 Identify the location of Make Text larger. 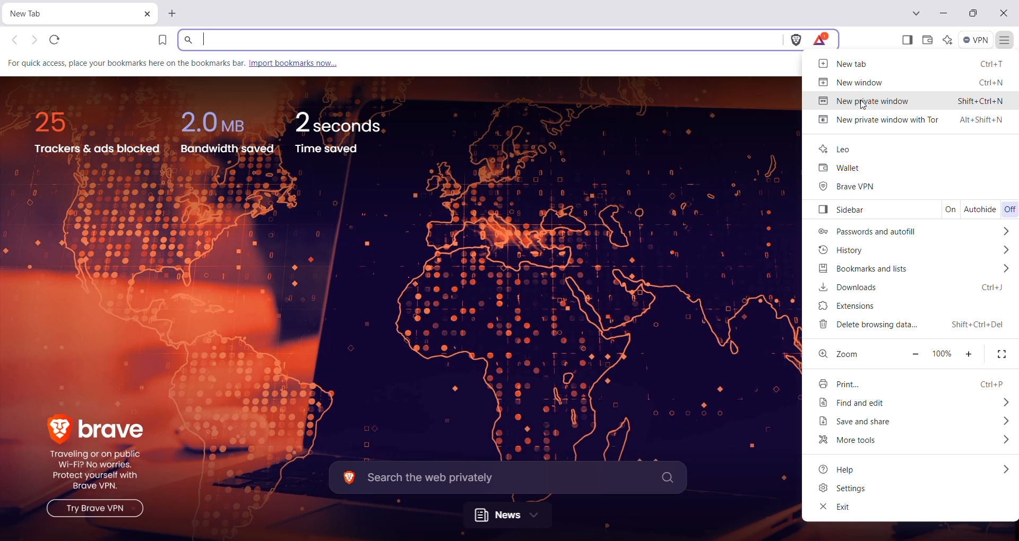
(970, 354).